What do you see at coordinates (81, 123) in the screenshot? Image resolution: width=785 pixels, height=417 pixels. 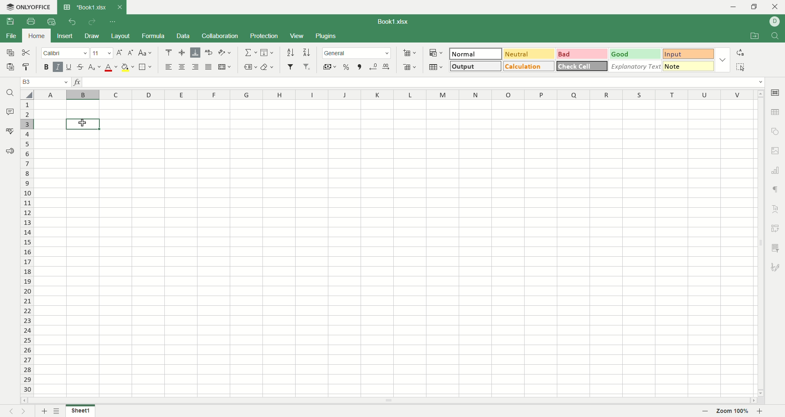 I see `cursor` at bounding box center [81, 123].